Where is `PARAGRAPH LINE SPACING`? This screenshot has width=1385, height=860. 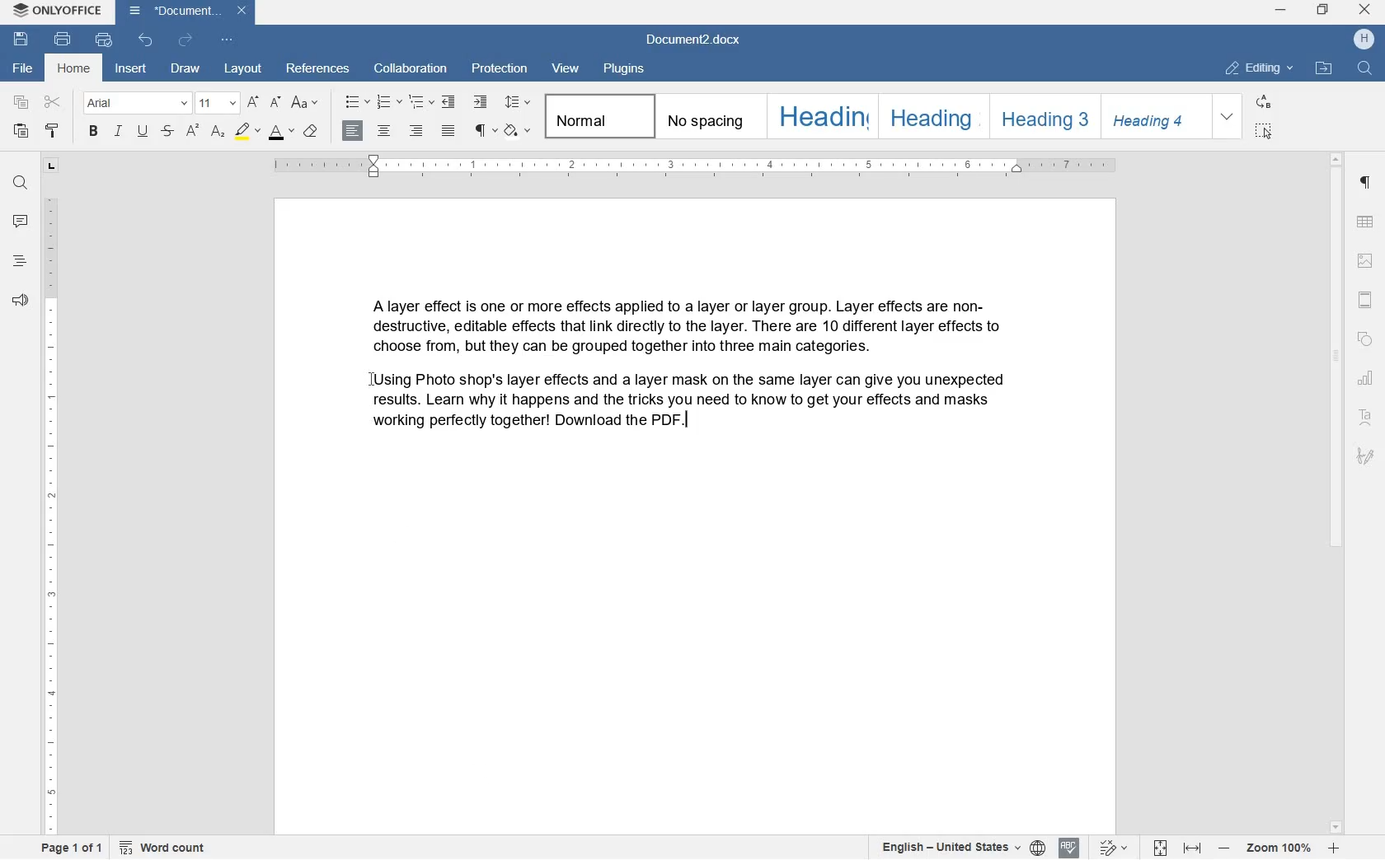
PARAGRAPH LINE SPACING is located at coordinates (519, 101).